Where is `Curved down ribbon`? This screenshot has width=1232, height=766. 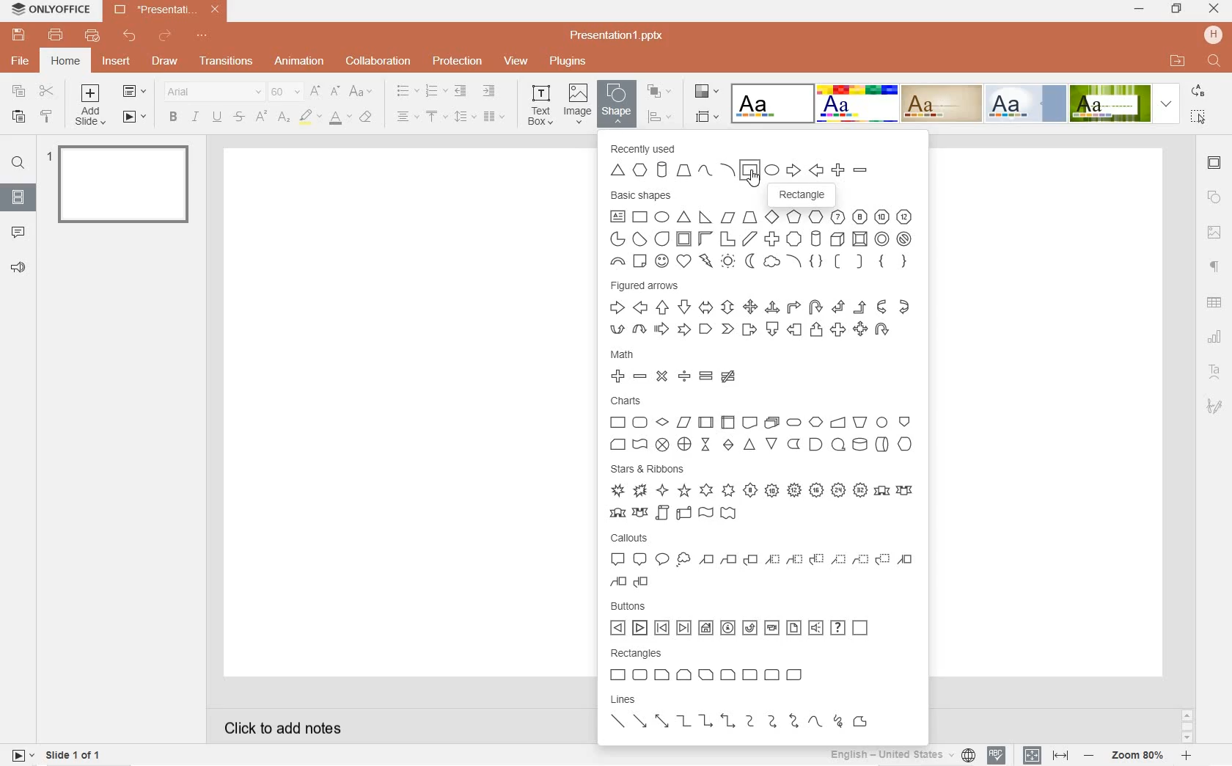 Curved down ribbon is located at coordinates (641, 512).